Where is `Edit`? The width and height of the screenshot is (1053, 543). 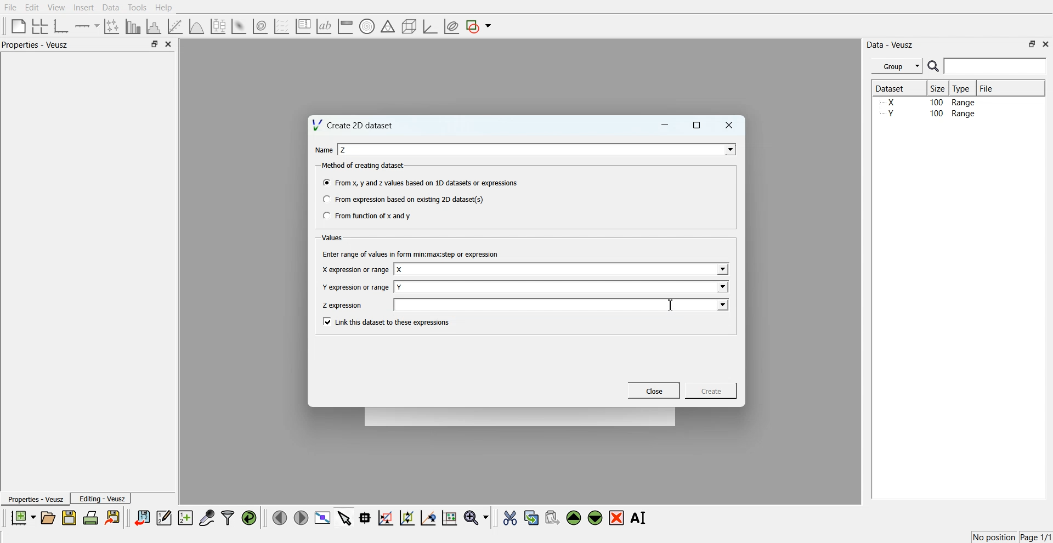
Edit is located at coordinates (31, 8).